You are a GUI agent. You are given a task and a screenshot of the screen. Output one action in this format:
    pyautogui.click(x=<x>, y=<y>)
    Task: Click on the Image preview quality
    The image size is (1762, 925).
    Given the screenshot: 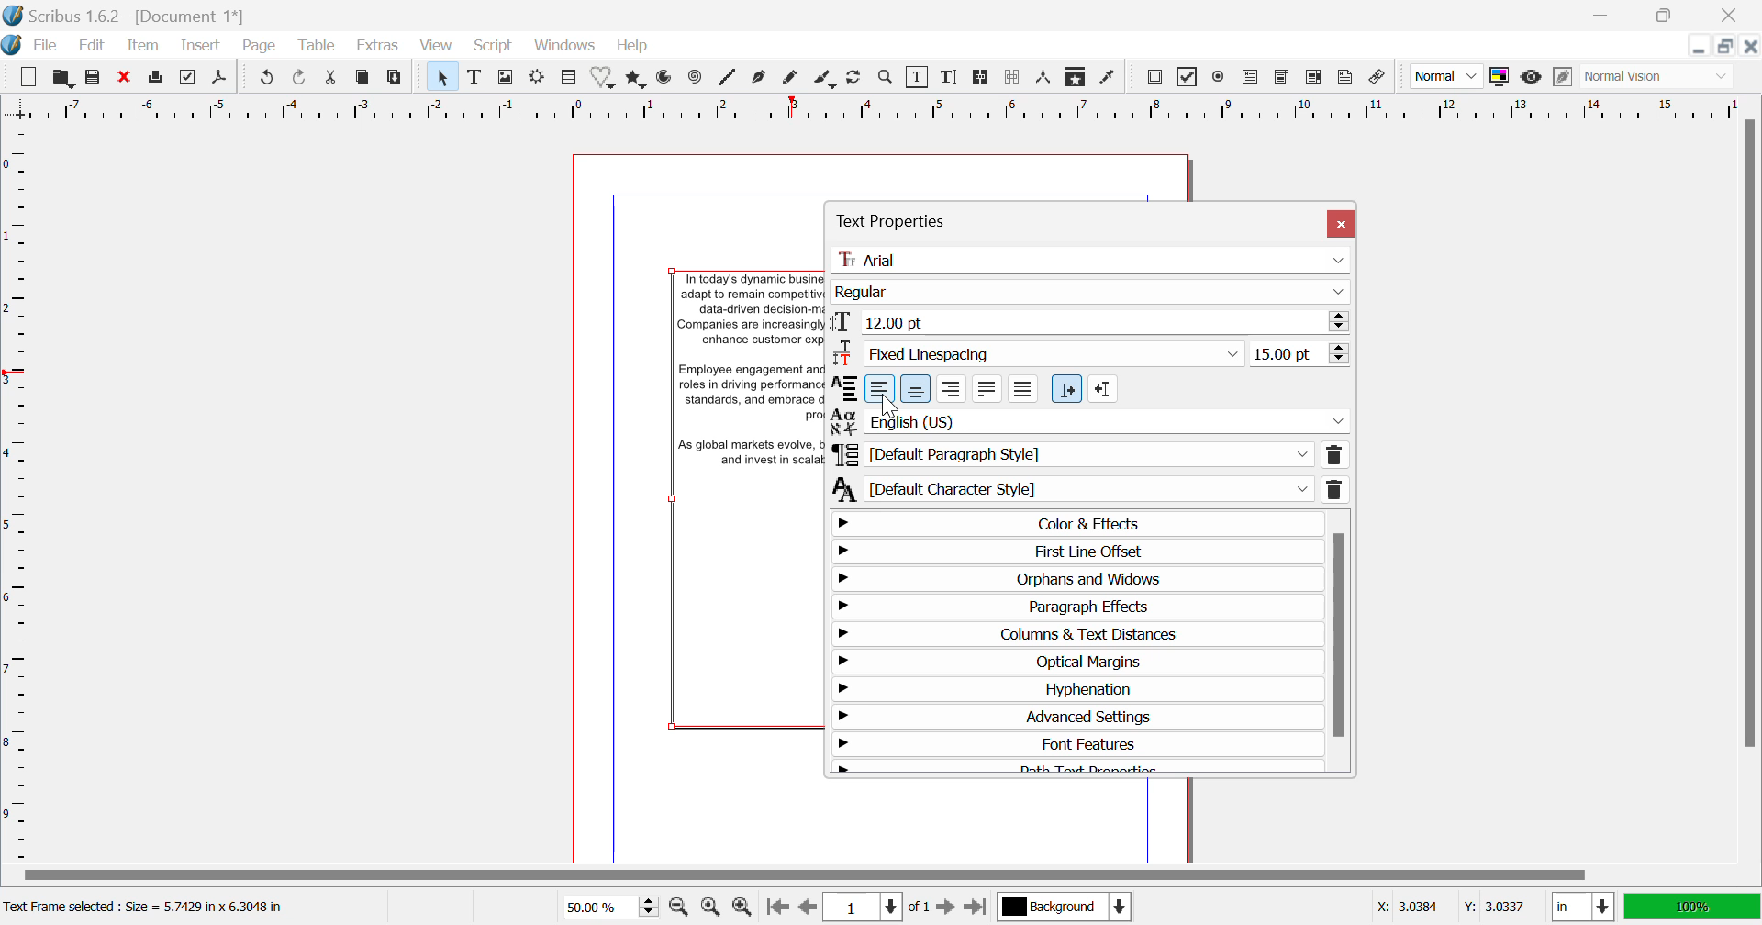 What is the action you would take?
    pyautogui.click(x=1448, y=76)
    